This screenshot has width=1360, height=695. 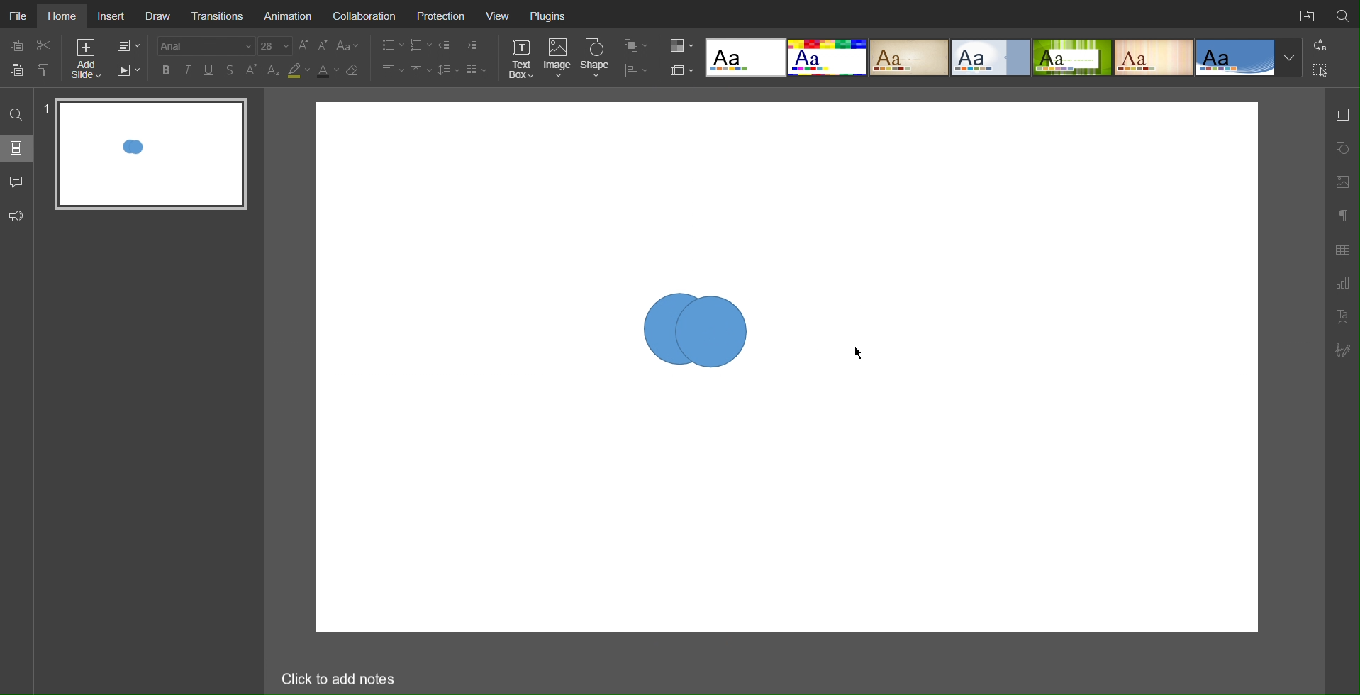 I want to click on copy, so click(x=19, y=47).